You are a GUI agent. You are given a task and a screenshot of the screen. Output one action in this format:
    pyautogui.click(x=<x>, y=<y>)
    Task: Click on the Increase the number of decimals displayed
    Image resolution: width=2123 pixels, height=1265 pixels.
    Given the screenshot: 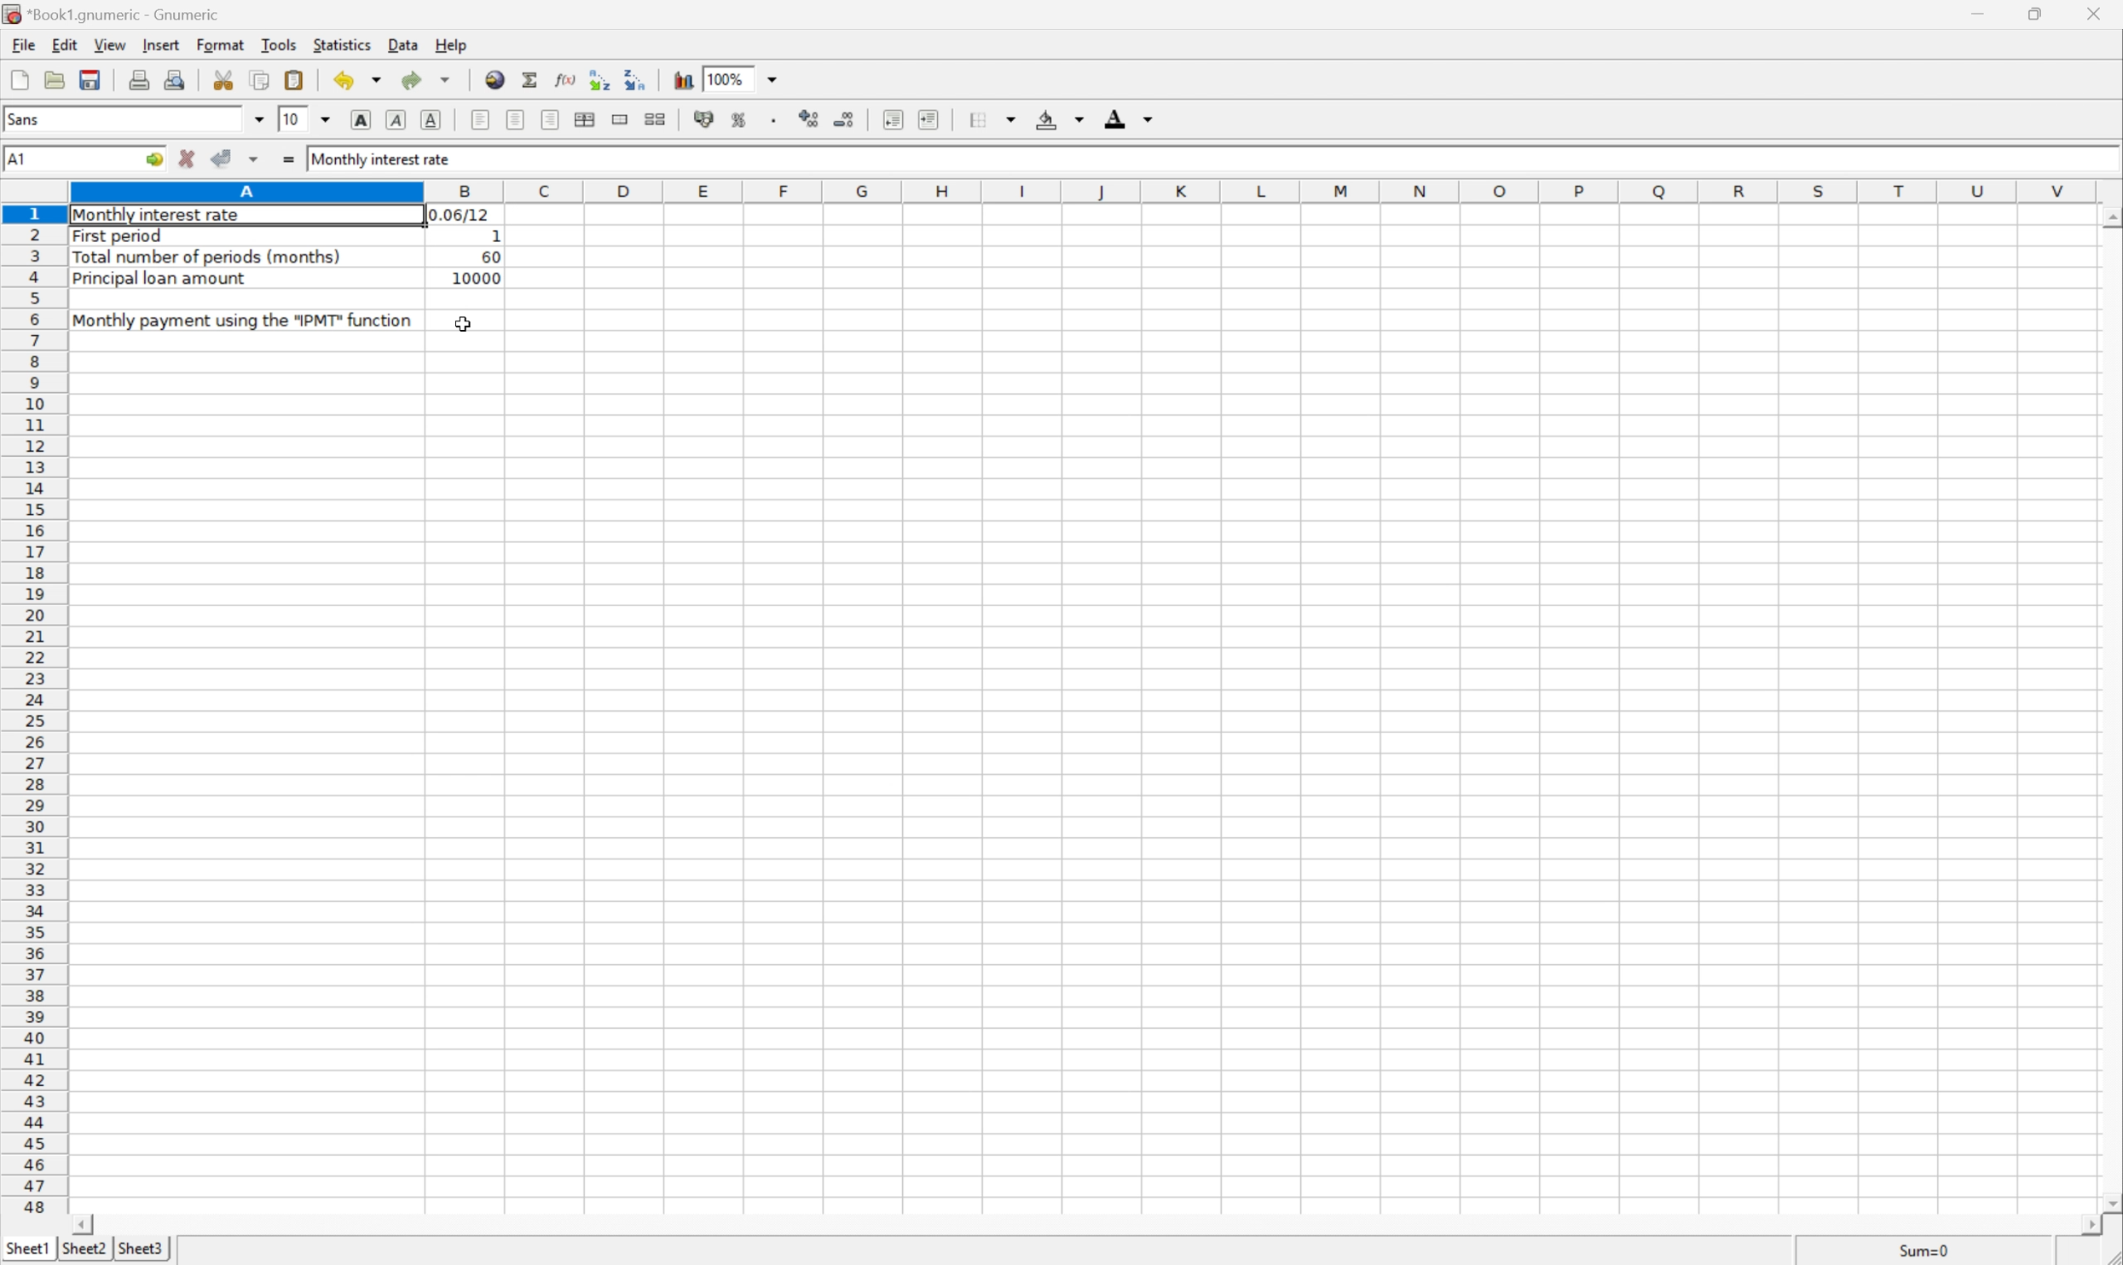 What is the action you would take?
    pyautogui.click(x=811, y=118)
    